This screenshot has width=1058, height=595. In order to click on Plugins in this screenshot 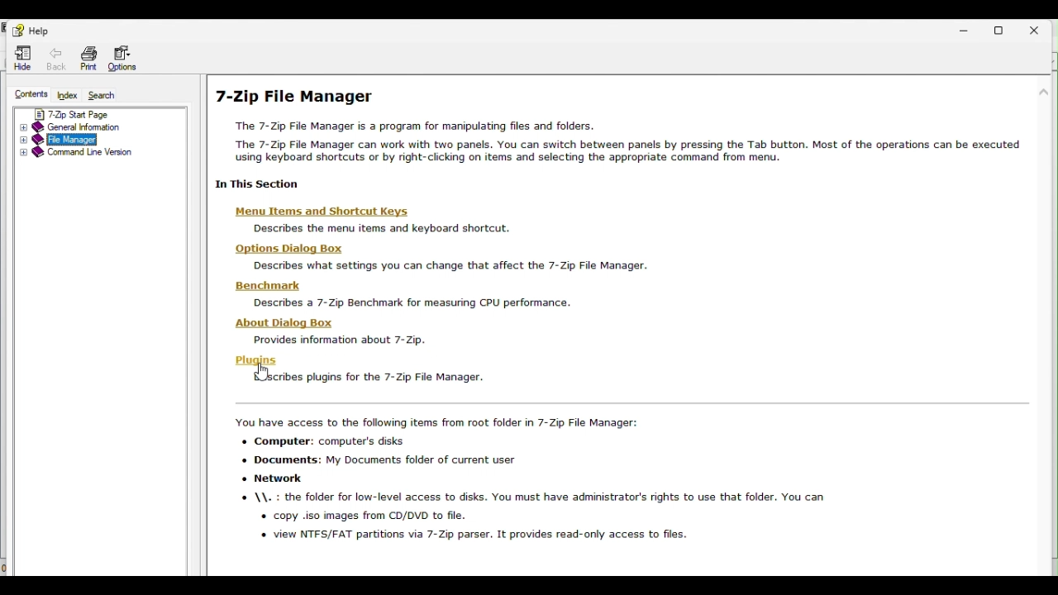, I will do `click(361, 378)`.